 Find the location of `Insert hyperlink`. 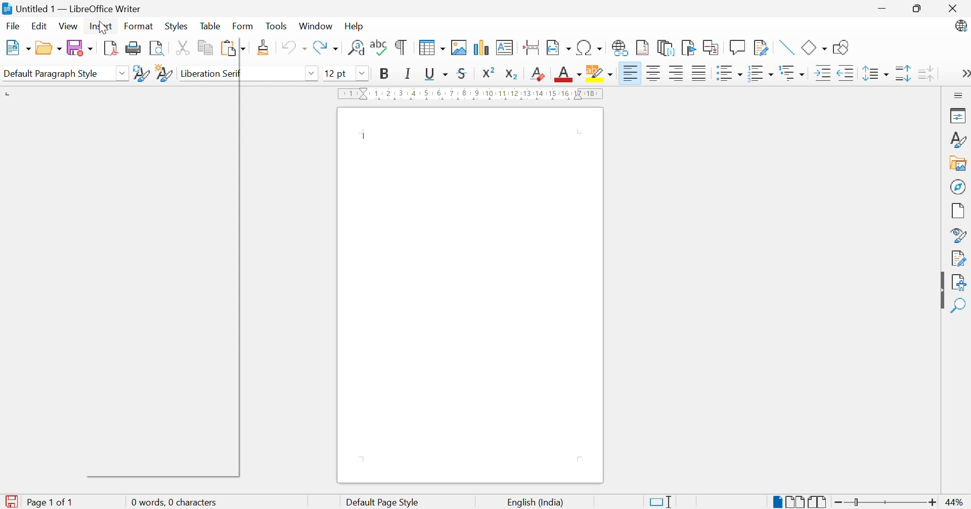

Insert hyperlink is located at coordinates (619, 48).